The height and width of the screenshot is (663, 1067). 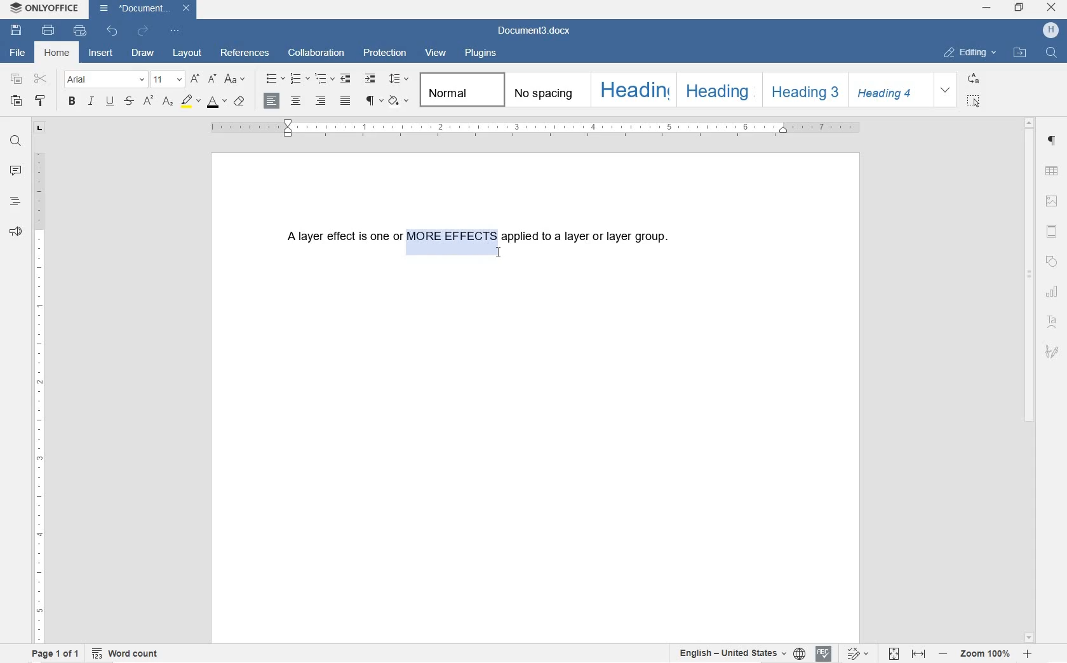 I want to click on PLUGINS, so click(x=481, y=54).